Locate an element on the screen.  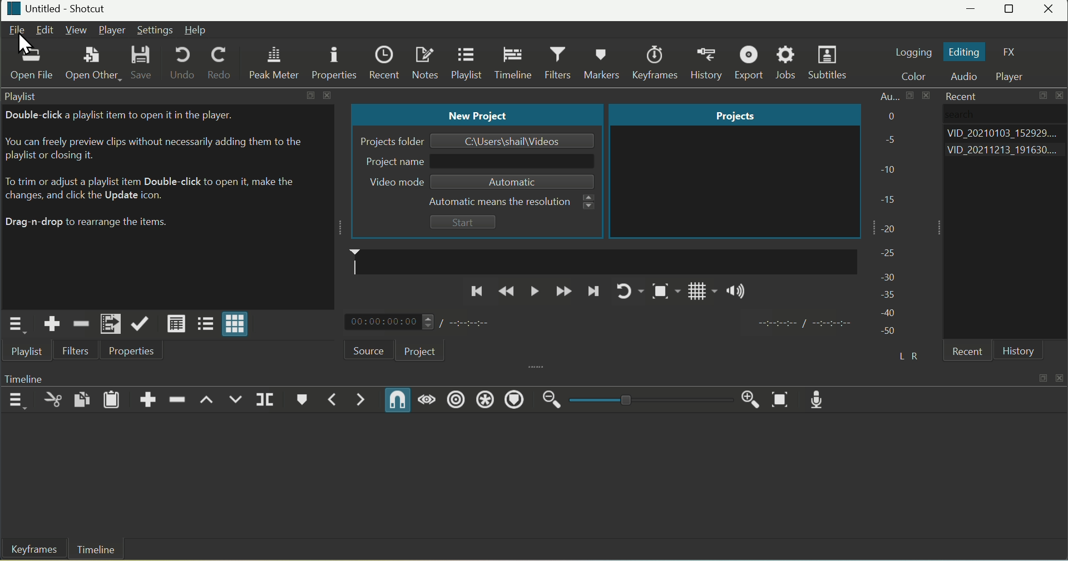
View is located at coordinates (75, 29).